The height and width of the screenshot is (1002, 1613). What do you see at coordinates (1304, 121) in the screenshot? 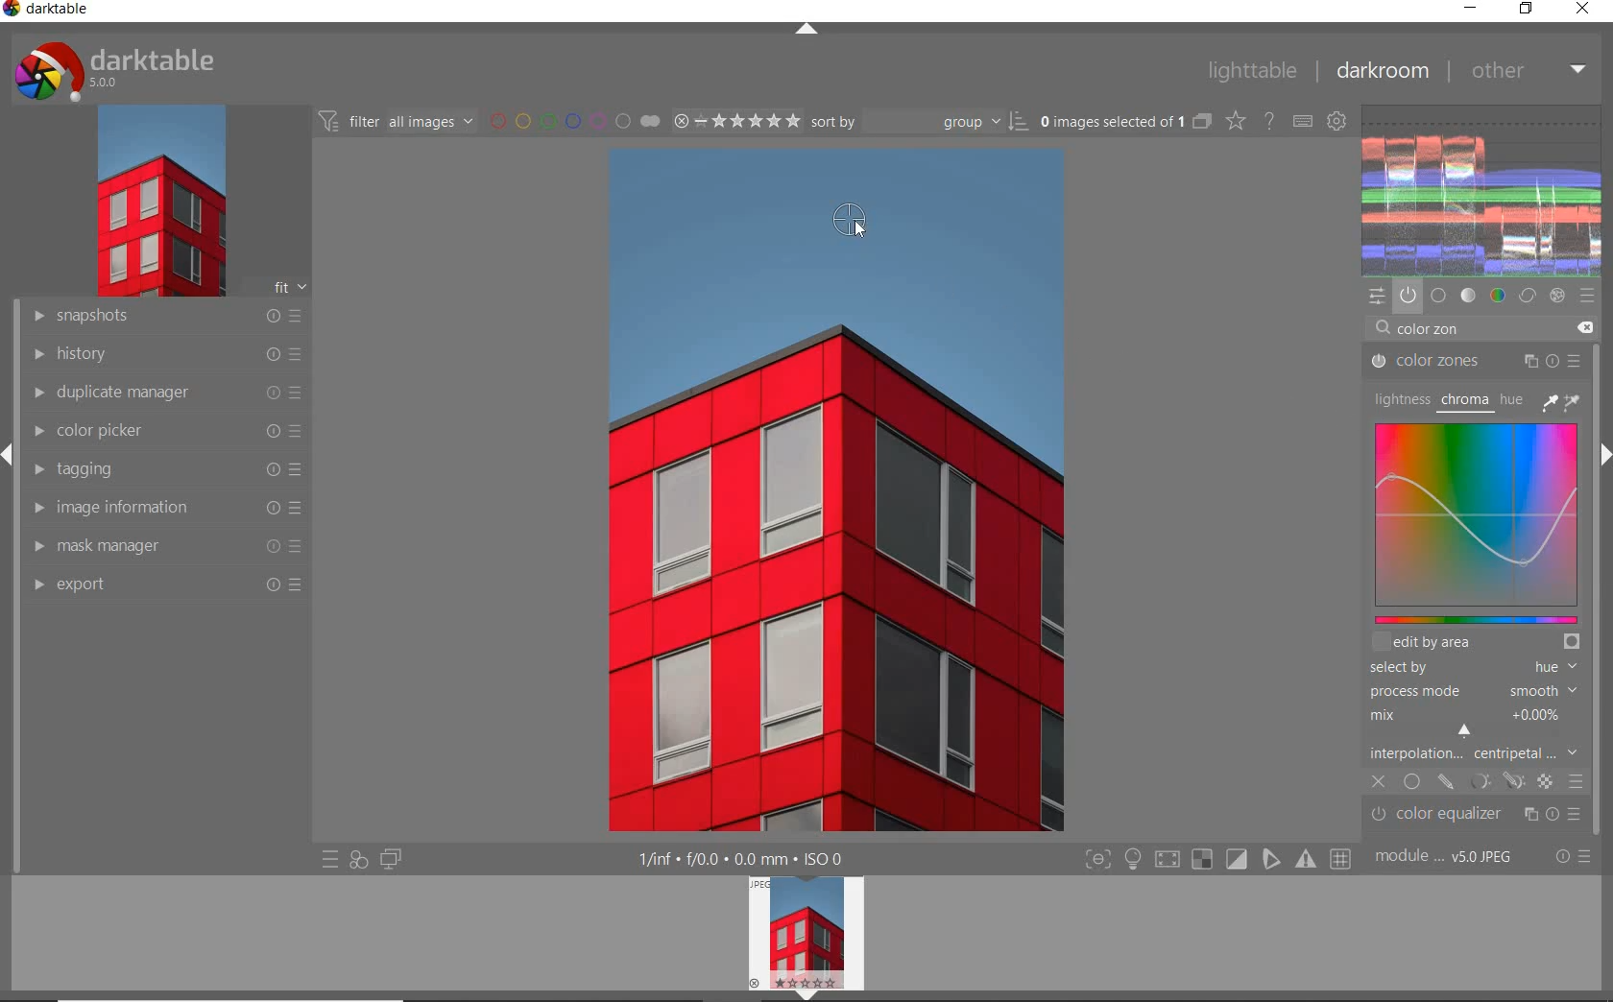
I see `define keyboard shortcuts` at bounding box center [1304, 121].